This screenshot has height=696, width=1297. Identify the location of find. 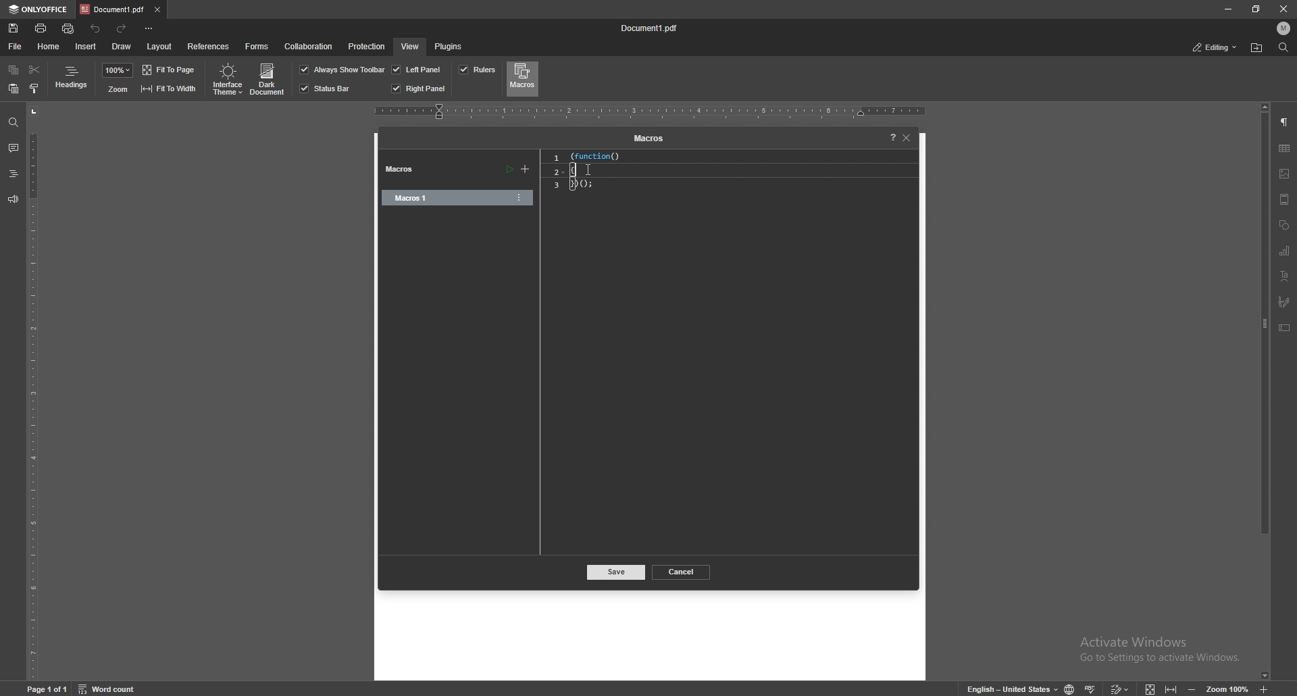
(1283, 48).